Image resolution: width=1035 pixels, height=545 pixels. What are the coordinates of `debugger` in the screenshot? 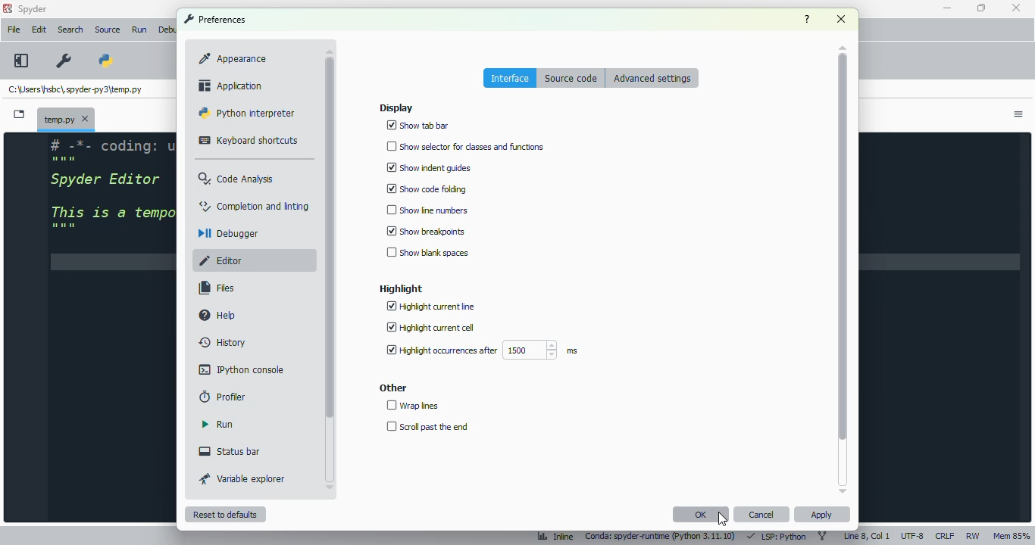 It's located at (228, 233).